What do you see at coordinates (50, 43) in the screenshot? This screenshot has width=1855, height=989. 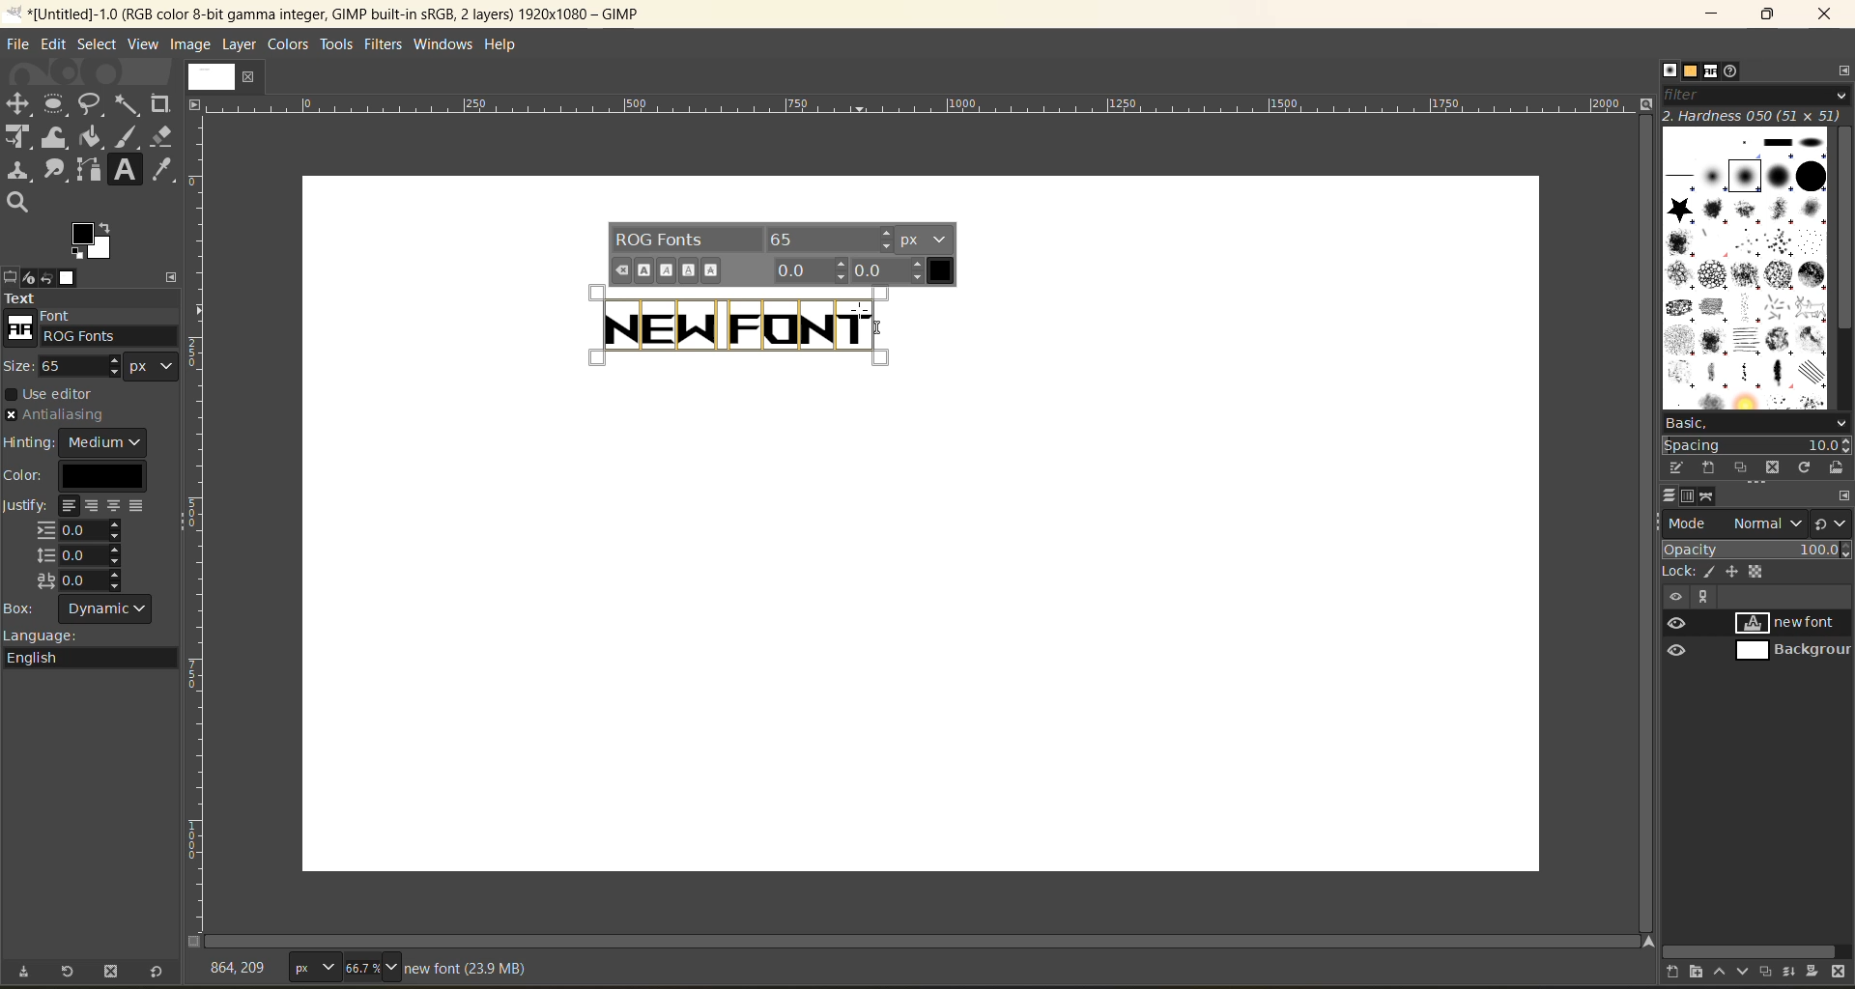 I see `edit` at bounding box center [50, 43].